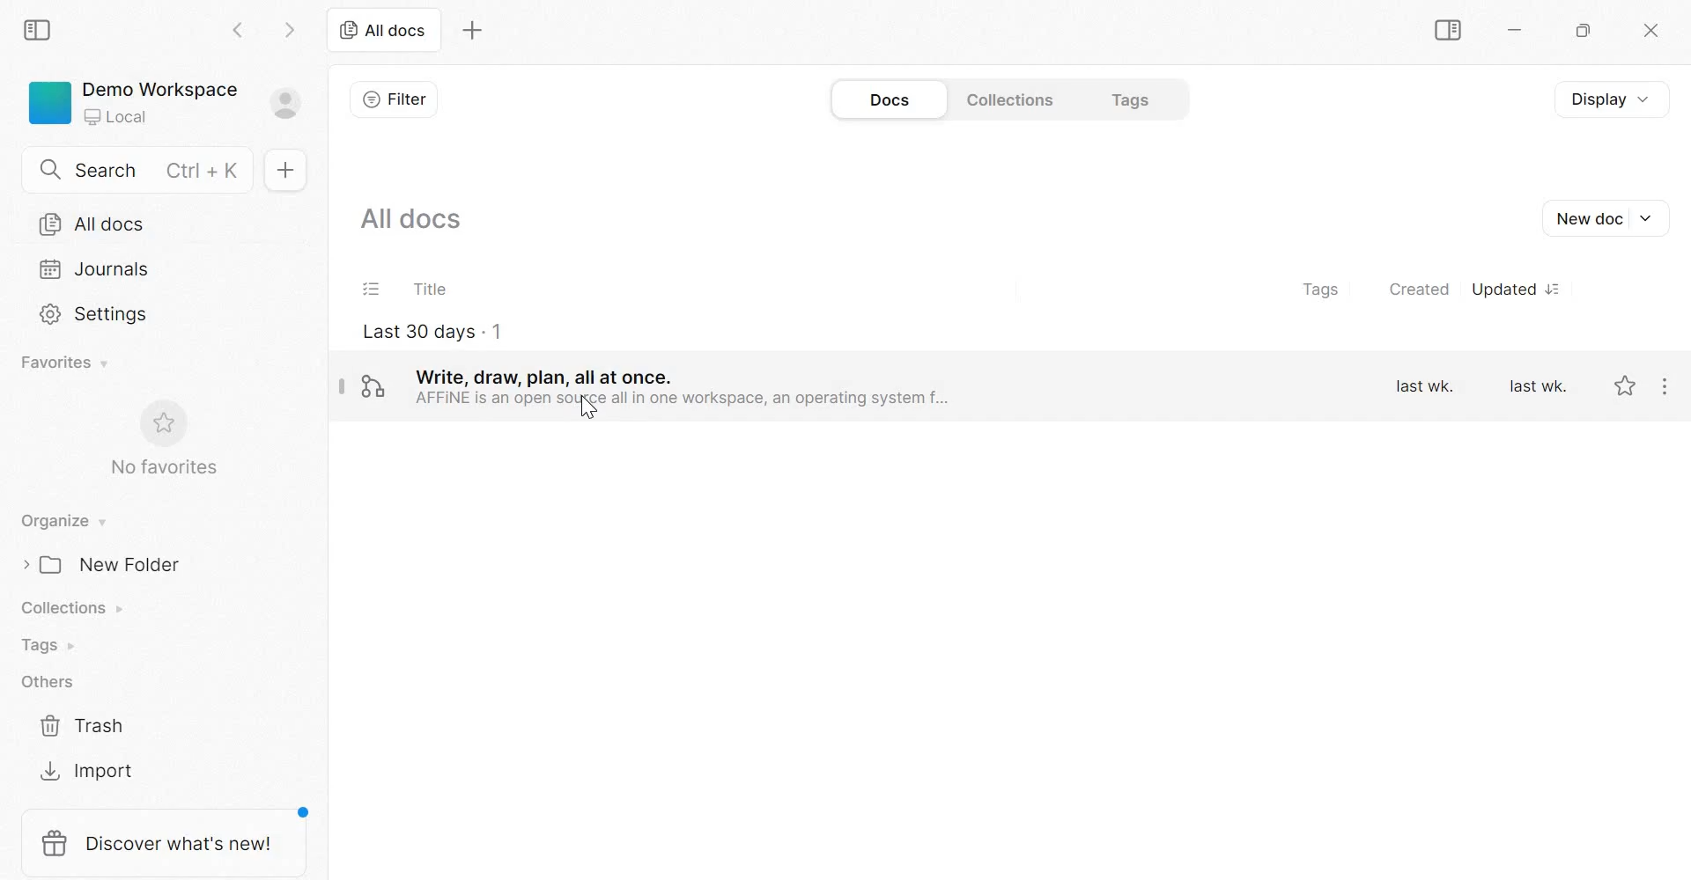 Image resolution: width=1691 pixels, height=880 pixels. I want to click on Trash, so click(82, 722).